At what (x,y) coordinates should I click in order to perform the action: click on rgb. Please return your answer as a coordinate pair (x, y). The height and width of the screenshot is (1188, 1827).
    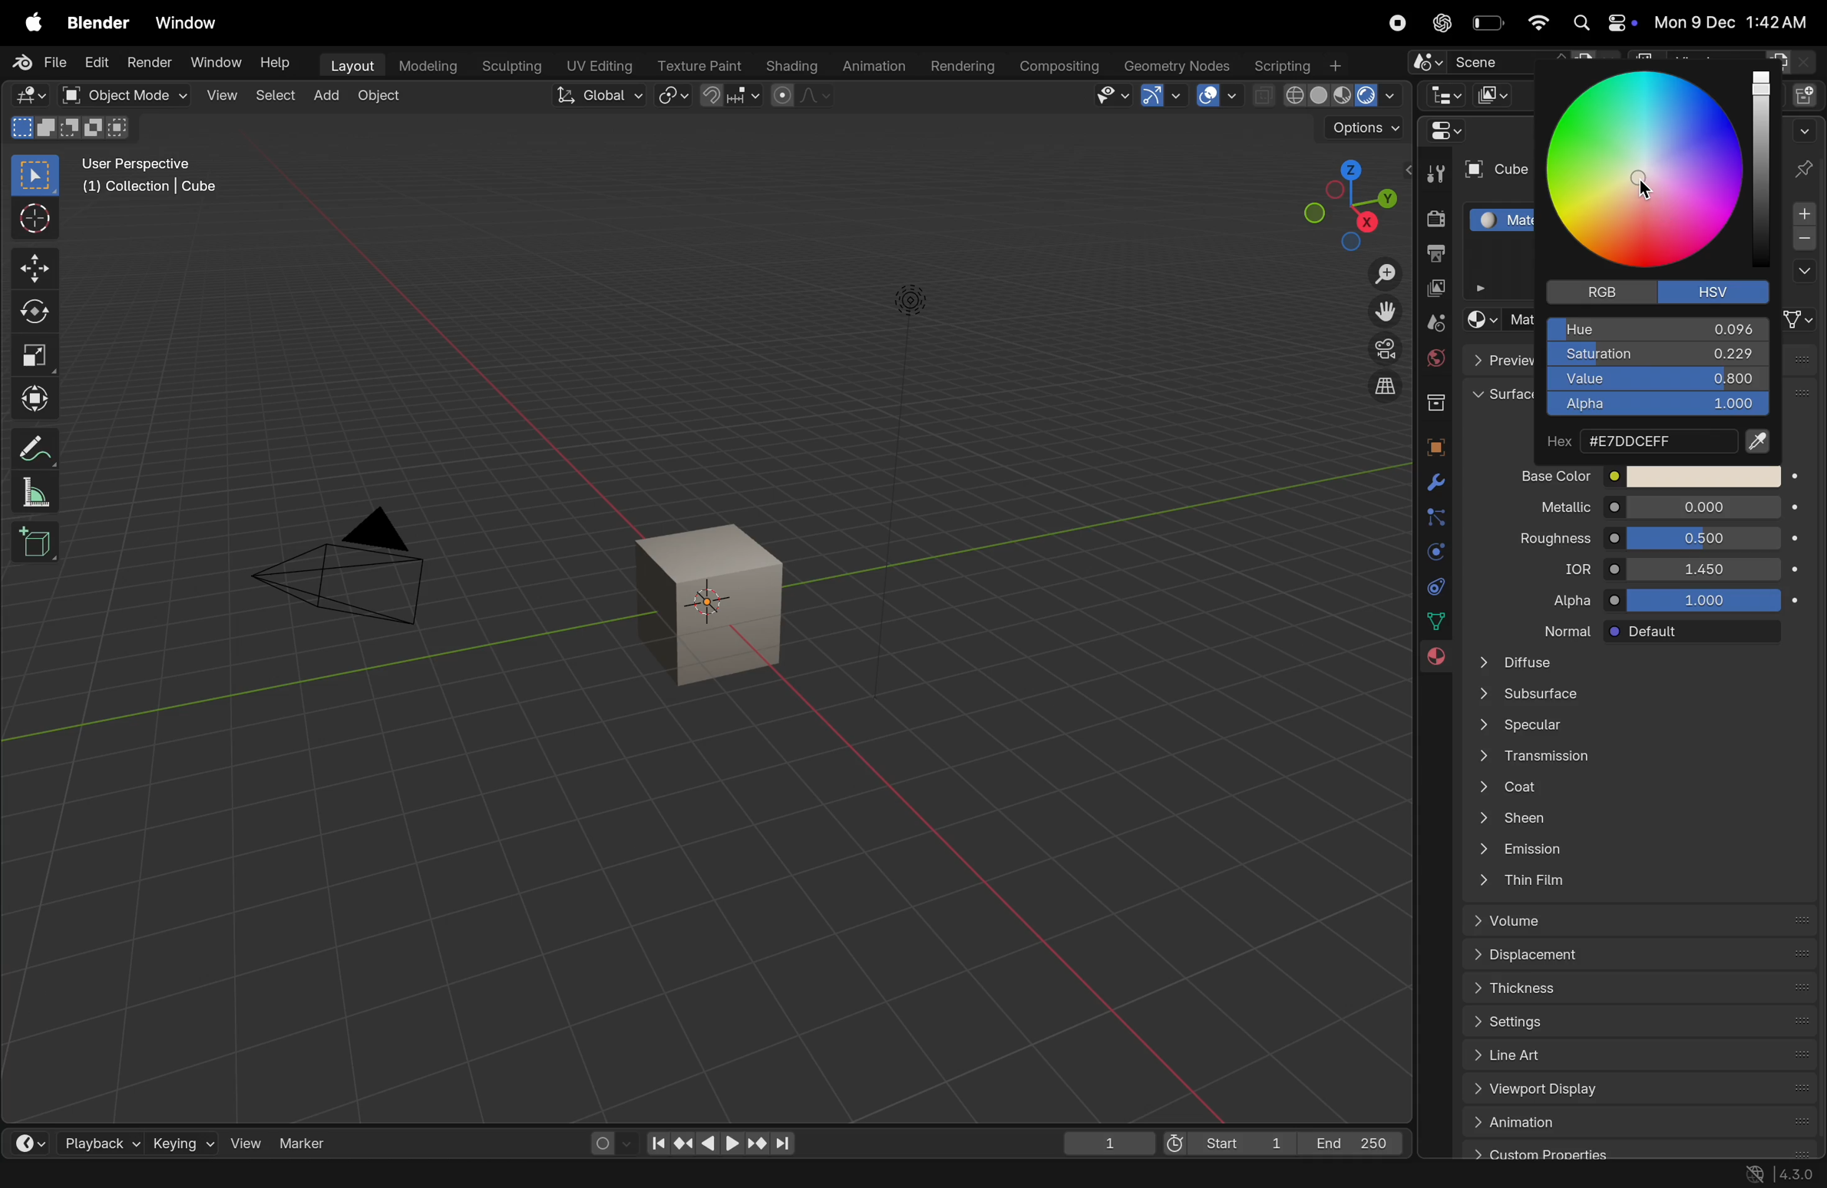
    Looking at the image, I should click on (1597, 292).